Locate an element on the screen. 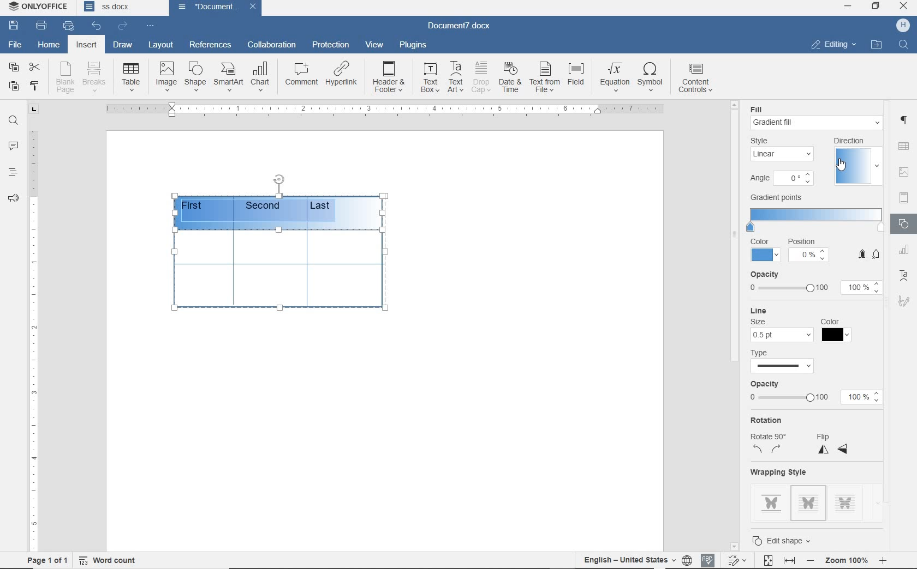 Image resolution: width=917 pixels, height=569 pixels. flip is located at coordinates (834, 446).